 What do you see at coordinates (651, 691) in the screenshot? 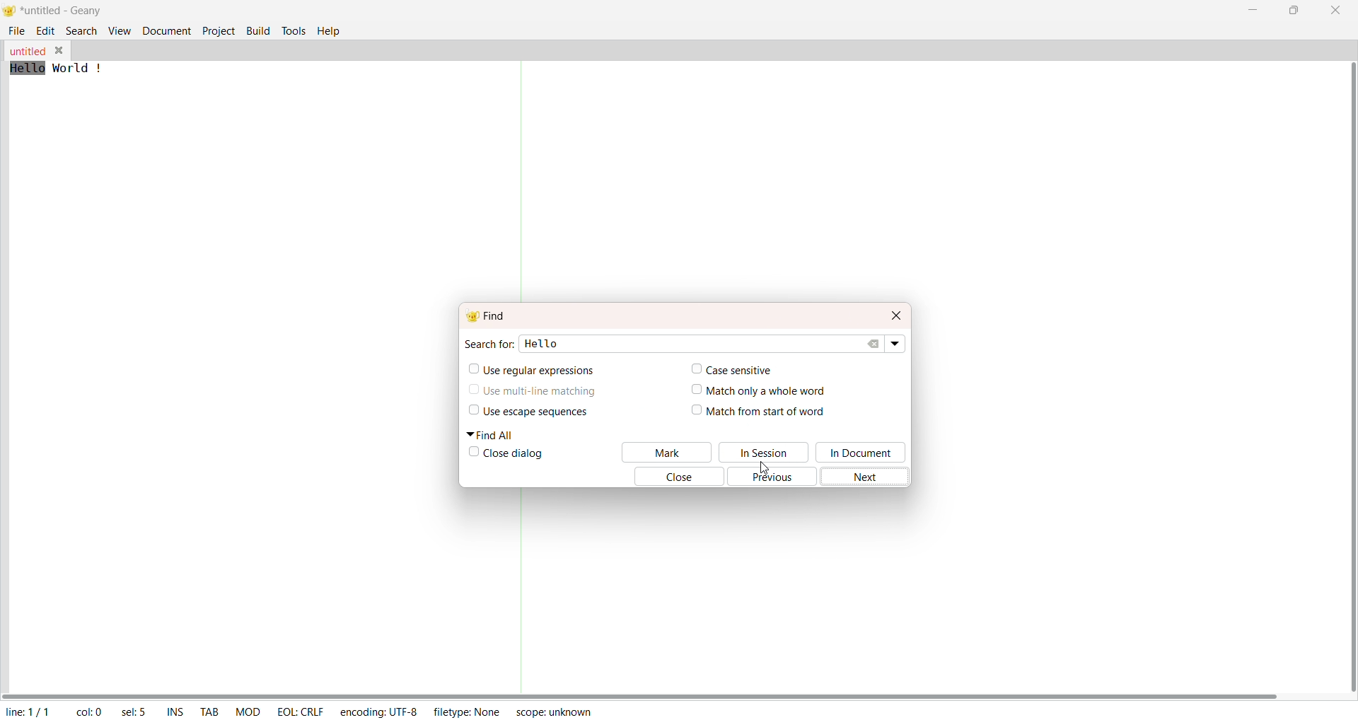
I see `Horizontal Scroll Bar` at bounding box center [651, 691].